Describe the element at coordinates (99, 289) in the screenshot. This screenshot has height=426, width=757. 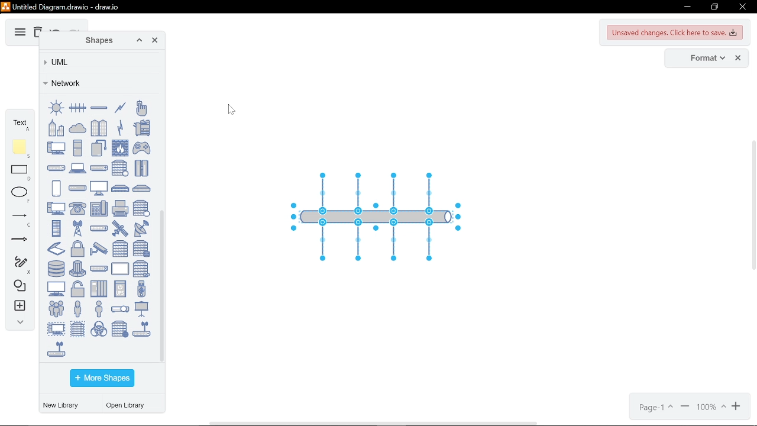
I see `UPS enterprise` at that location.